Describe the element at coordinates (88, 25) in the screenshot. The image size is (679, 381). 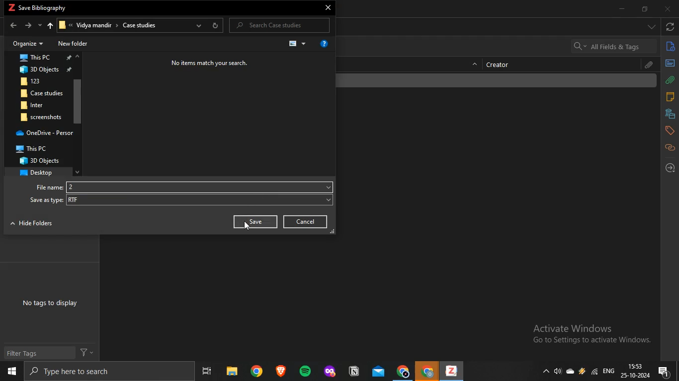
I see `Vidya mandir >` at that location.